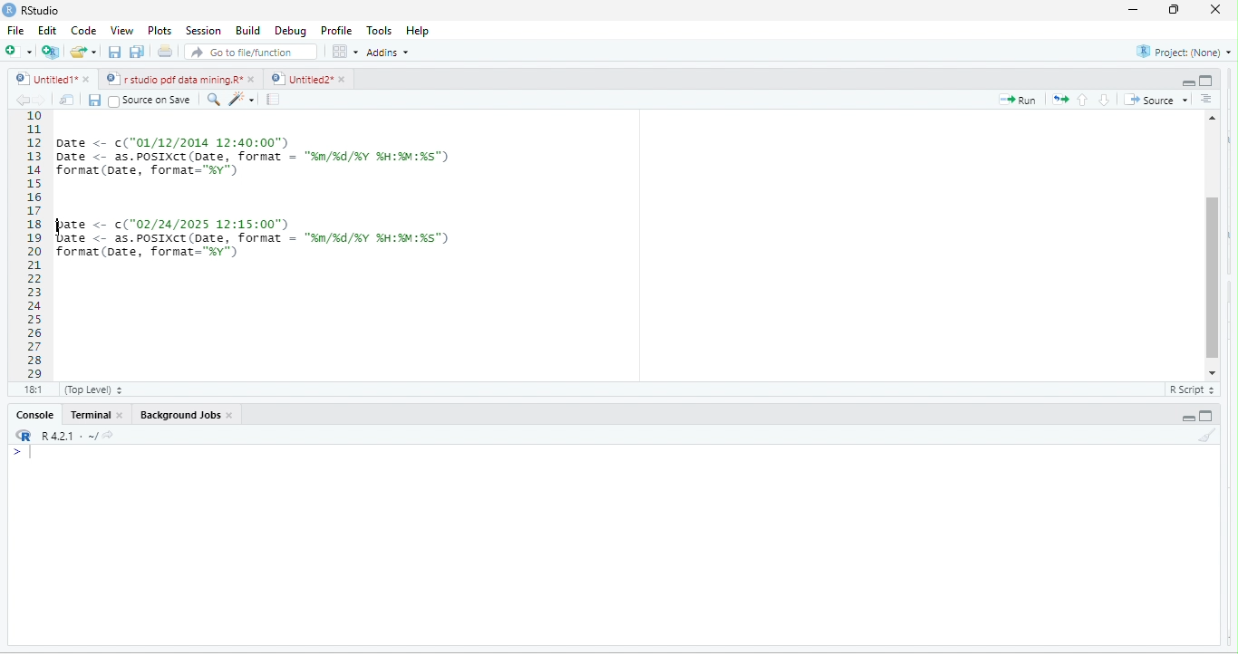 The width and height of the screenshot is (1238, 654). What do you see at coordinates (1105, 100) in the screenshot?
I see `go to next section/chunk` at bounding box center [1105, 100].